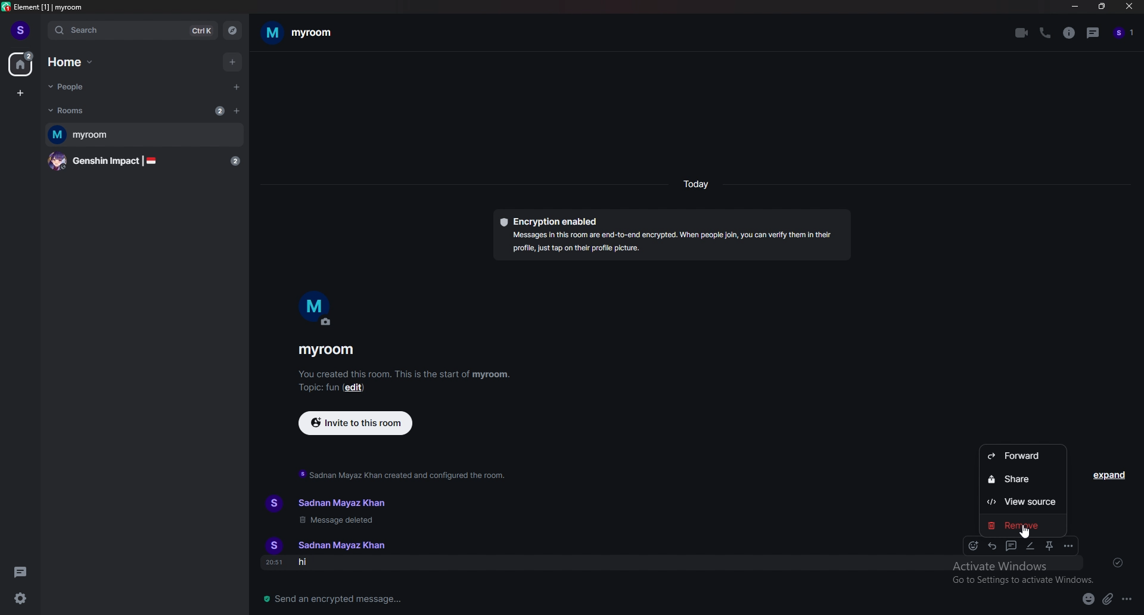 Image resolution: width=1144 pixels, height=615 pixels. What do you see at coordinates (316, 387) in the screenshot?
I see `topic: fun` at bounding box center [316, 387].